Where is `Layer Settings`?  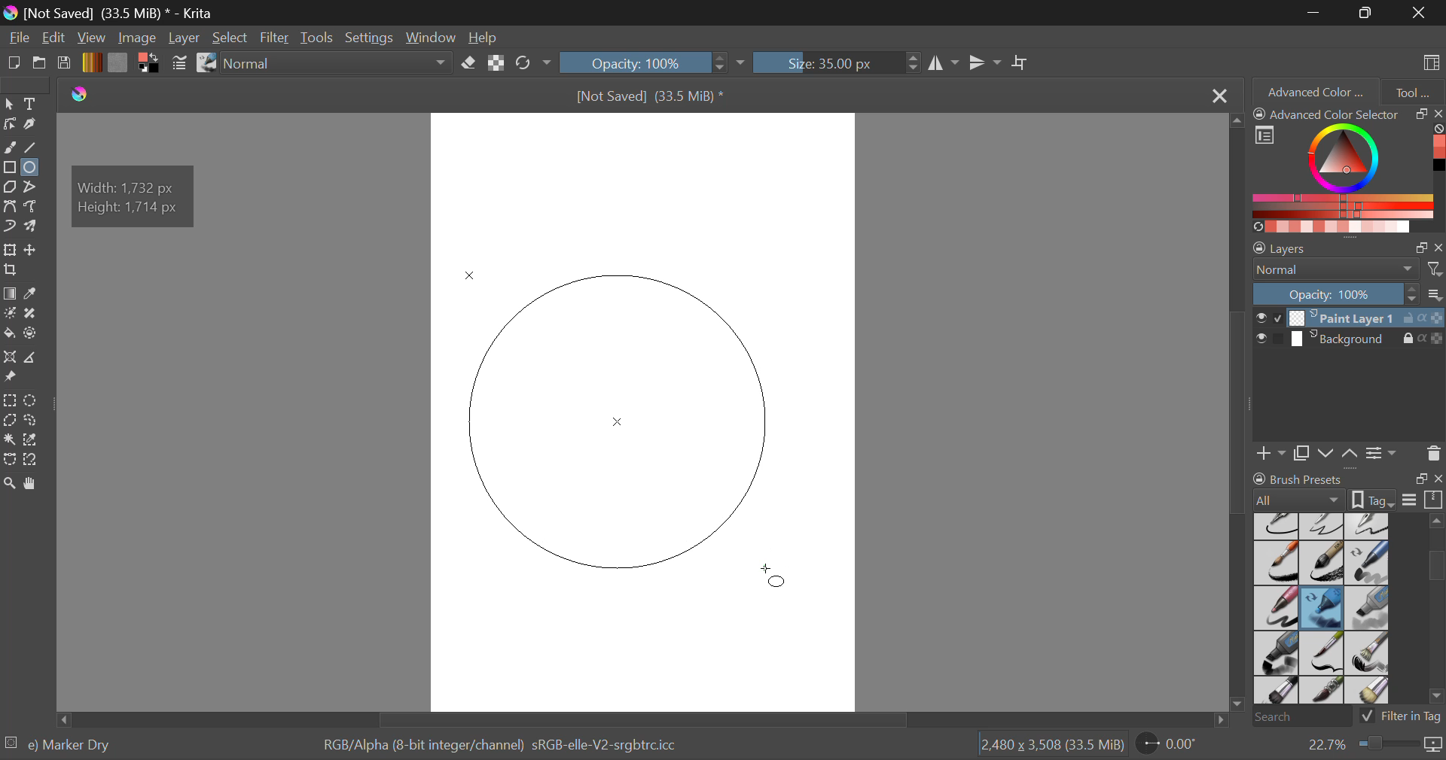 Layer Settings is located at coordinates (1348, 245).